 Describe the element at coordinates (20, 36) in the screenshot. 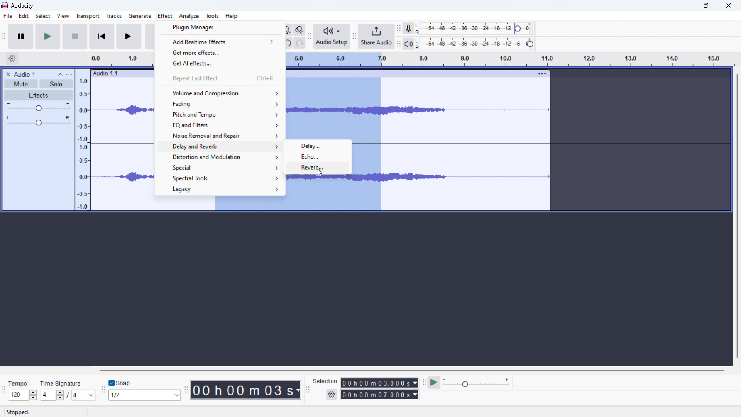

I see `pause` at that location.